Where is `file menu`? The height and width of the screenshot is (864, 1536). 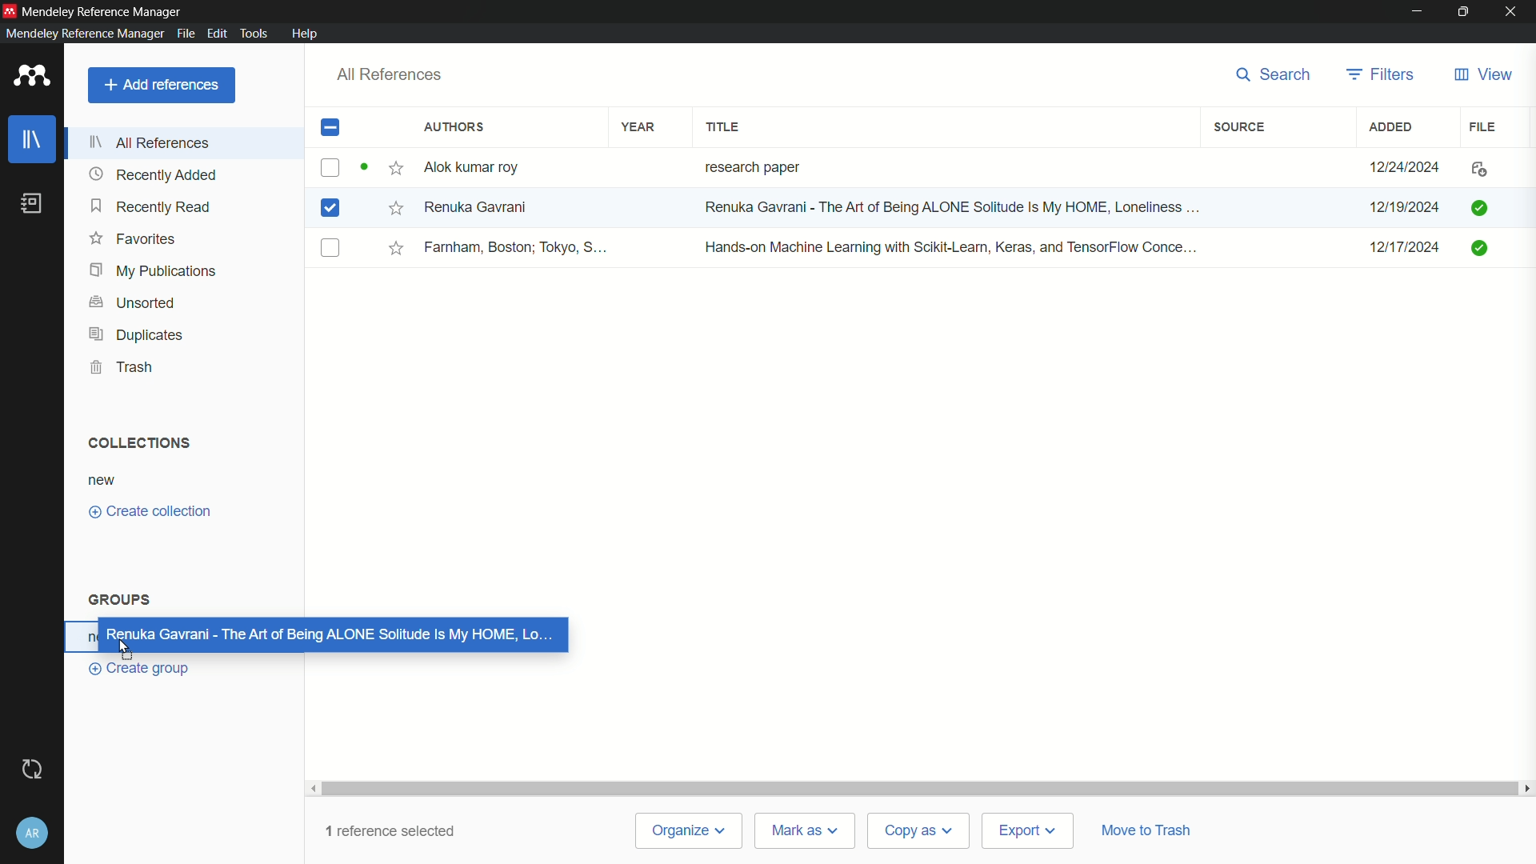 file menu is located at coordinates (184, 32).